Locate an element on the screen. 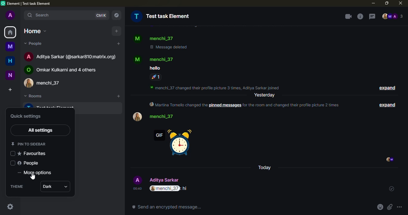 The image size is (408, 215). hi is located at coordinates (186, 189).